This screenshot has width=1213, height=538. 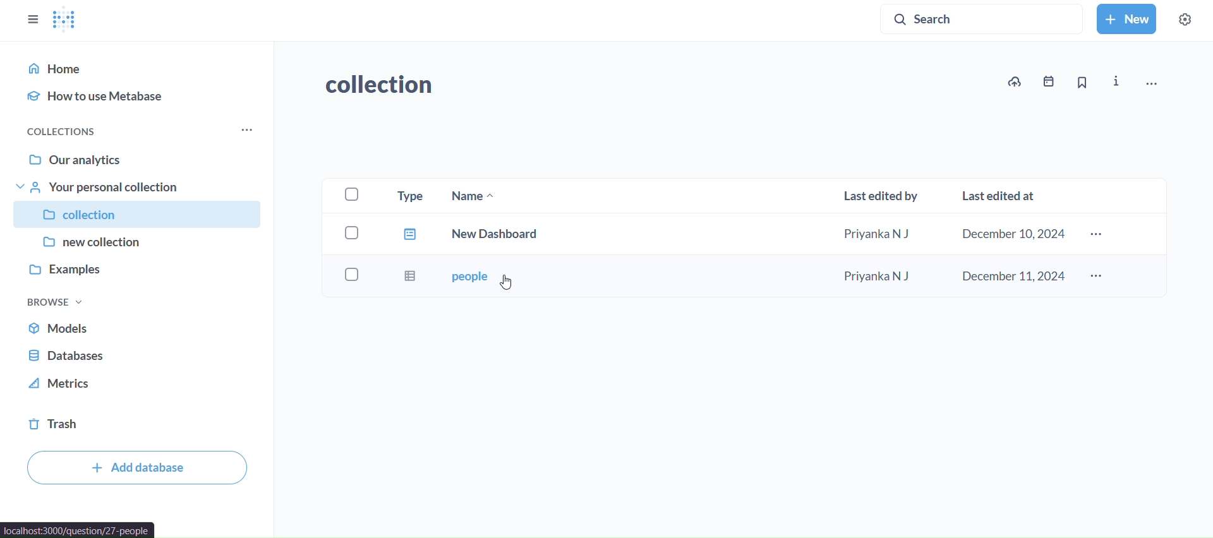 What do you see at coordinates (476, 198) in the screenshot?
I see `name` at bounding box center [476, 198].